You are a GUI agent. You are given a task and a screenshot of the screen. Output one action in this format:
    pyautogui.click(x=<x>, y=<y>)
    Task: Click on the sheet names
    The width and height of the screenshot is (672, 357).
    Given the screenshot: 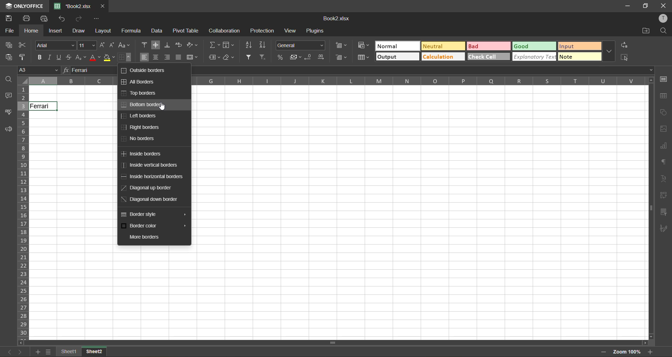 What is the action you would take?
    pyautogui.click(x=68, y=352)
    